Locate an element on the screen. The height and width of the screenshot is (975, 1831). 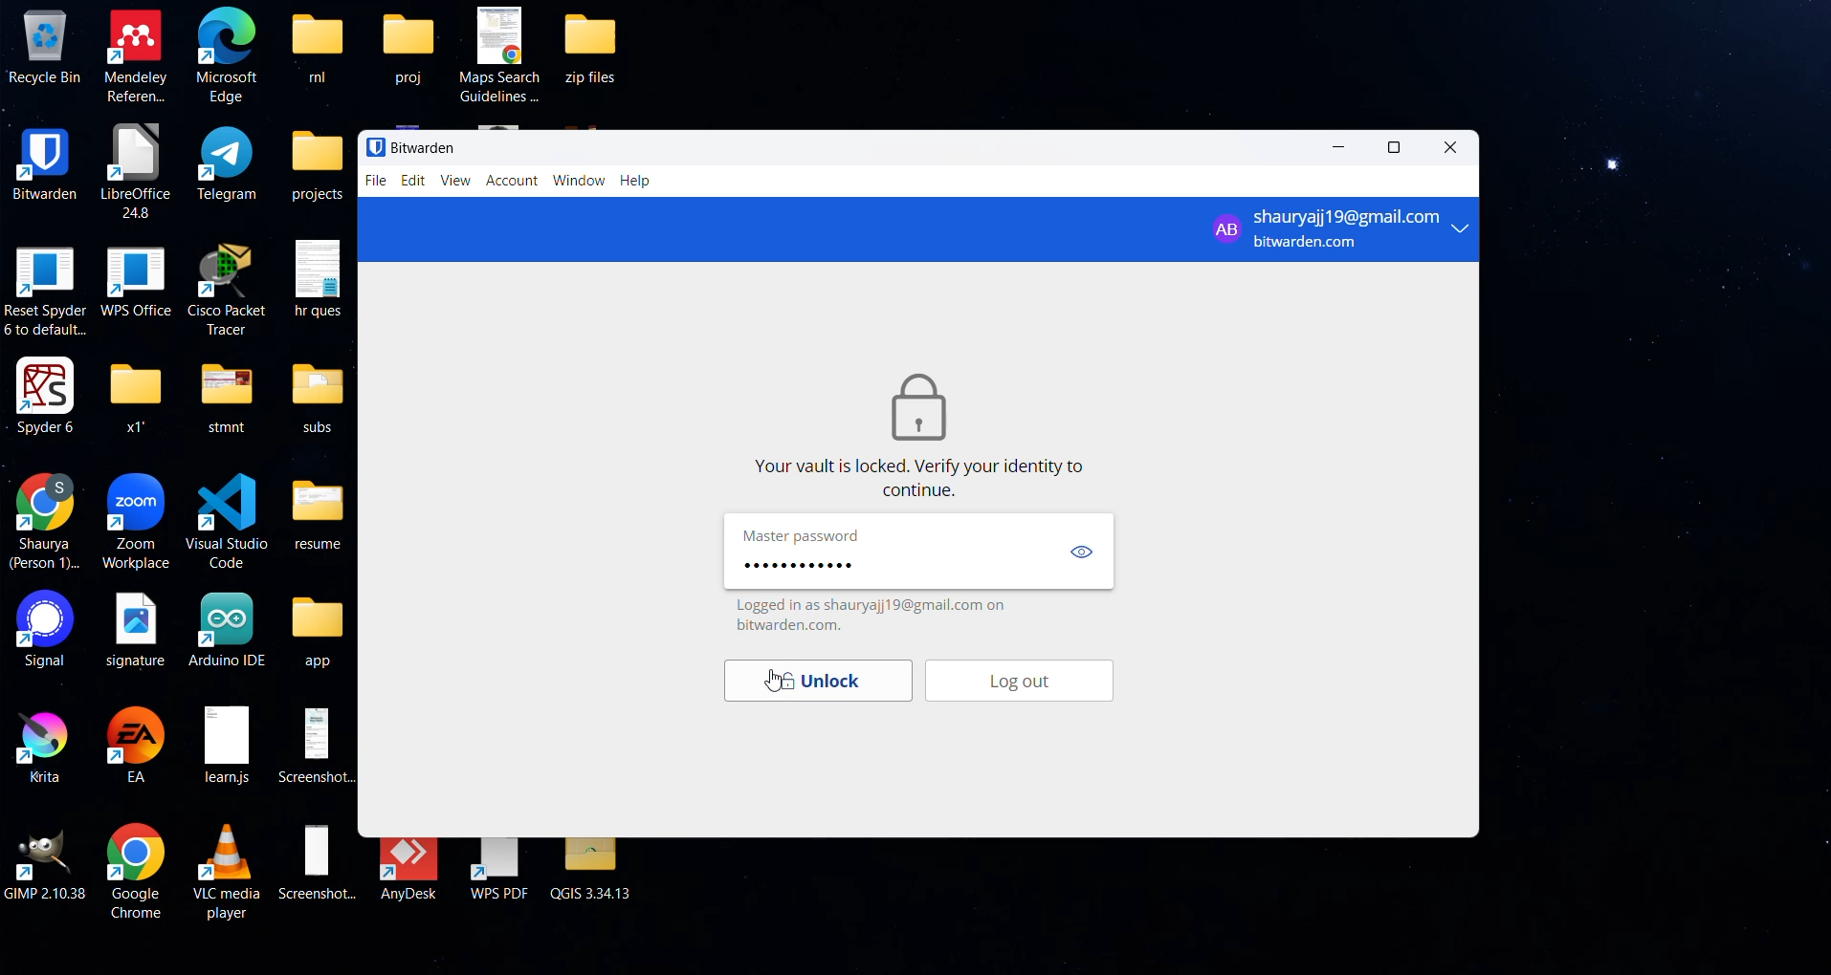
proj is located at coordinates (408, 46).